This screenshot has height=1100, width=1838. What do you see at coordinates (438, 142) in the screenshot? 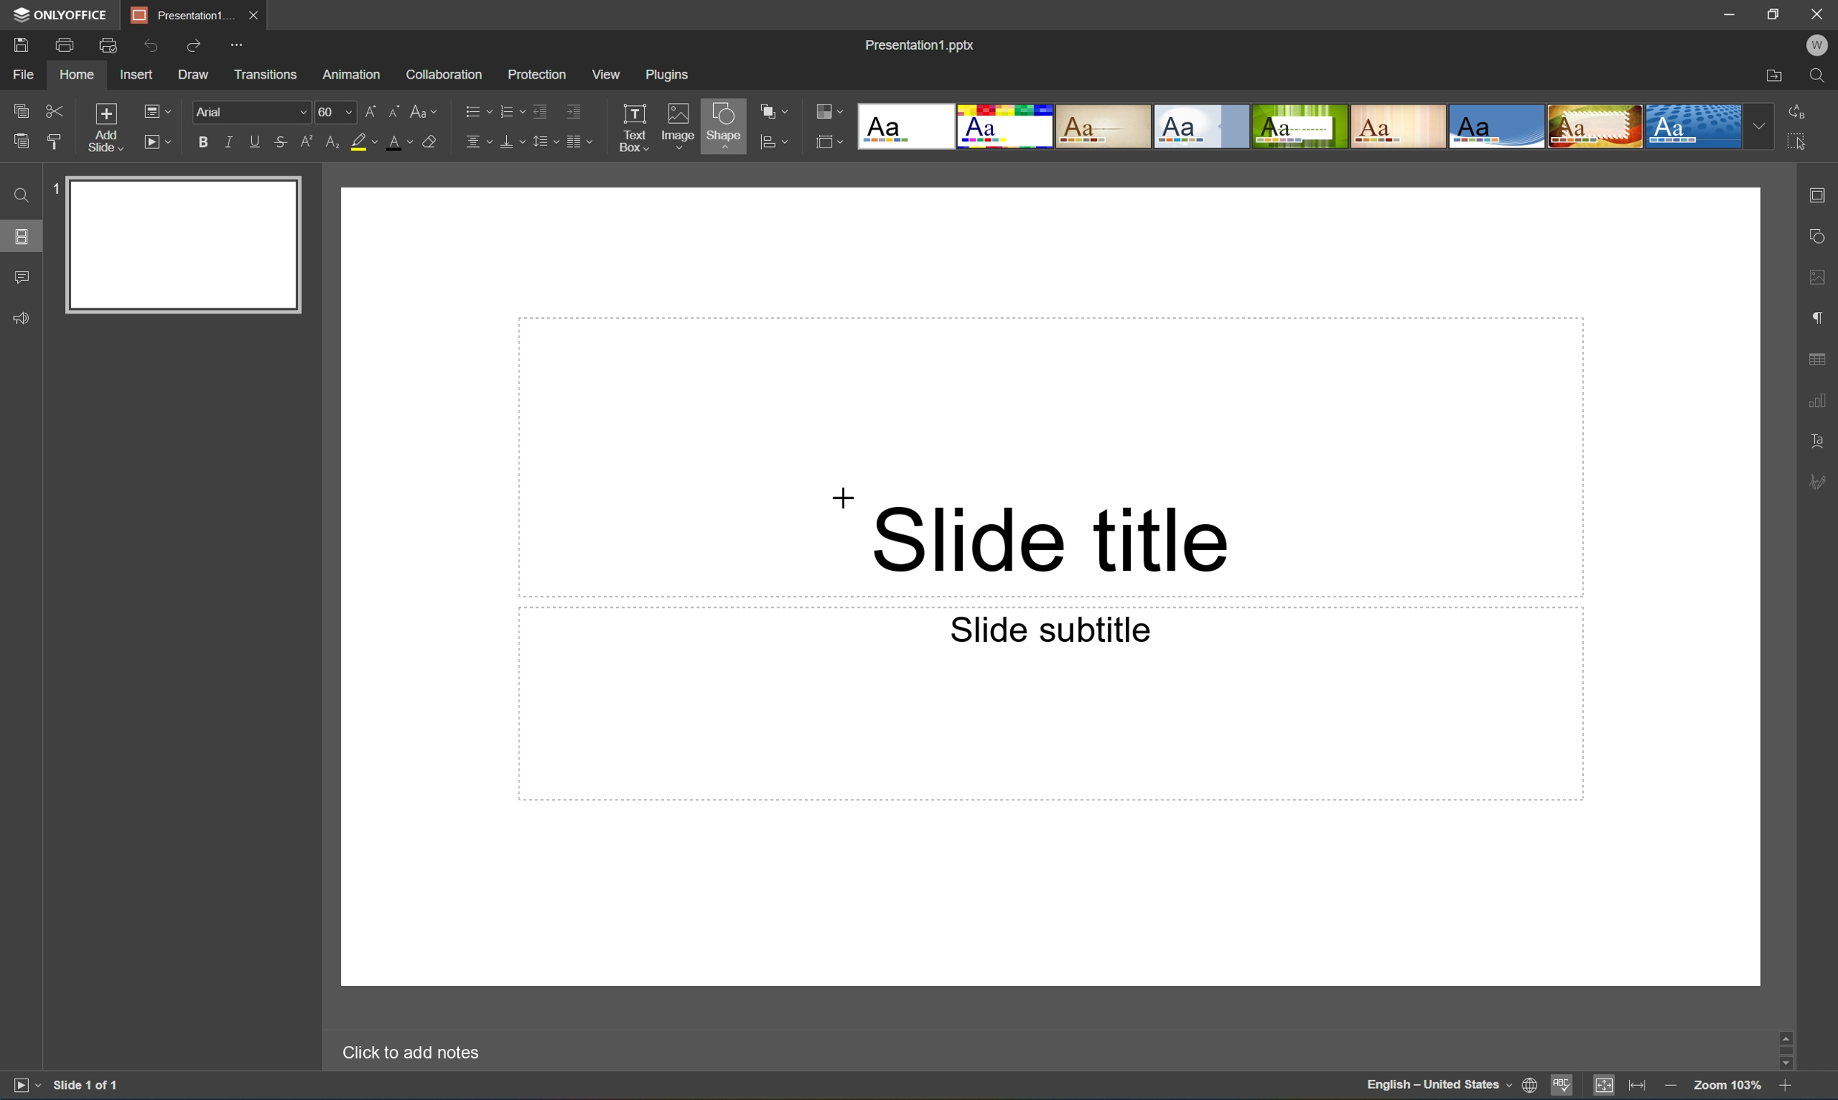
I see `Clear style` at bounding box center [438, 142].